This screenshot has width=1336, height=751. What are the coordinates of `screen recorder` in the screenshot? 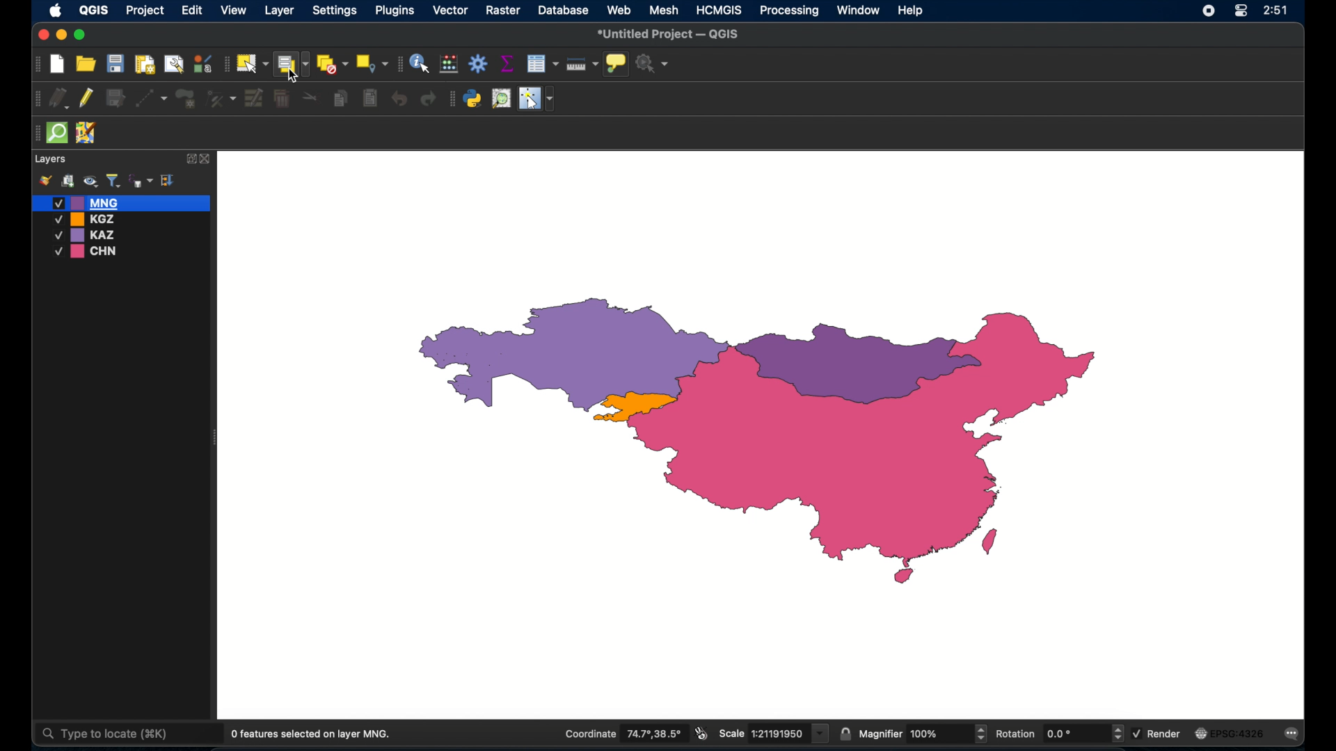 It's located at (1208, 10).